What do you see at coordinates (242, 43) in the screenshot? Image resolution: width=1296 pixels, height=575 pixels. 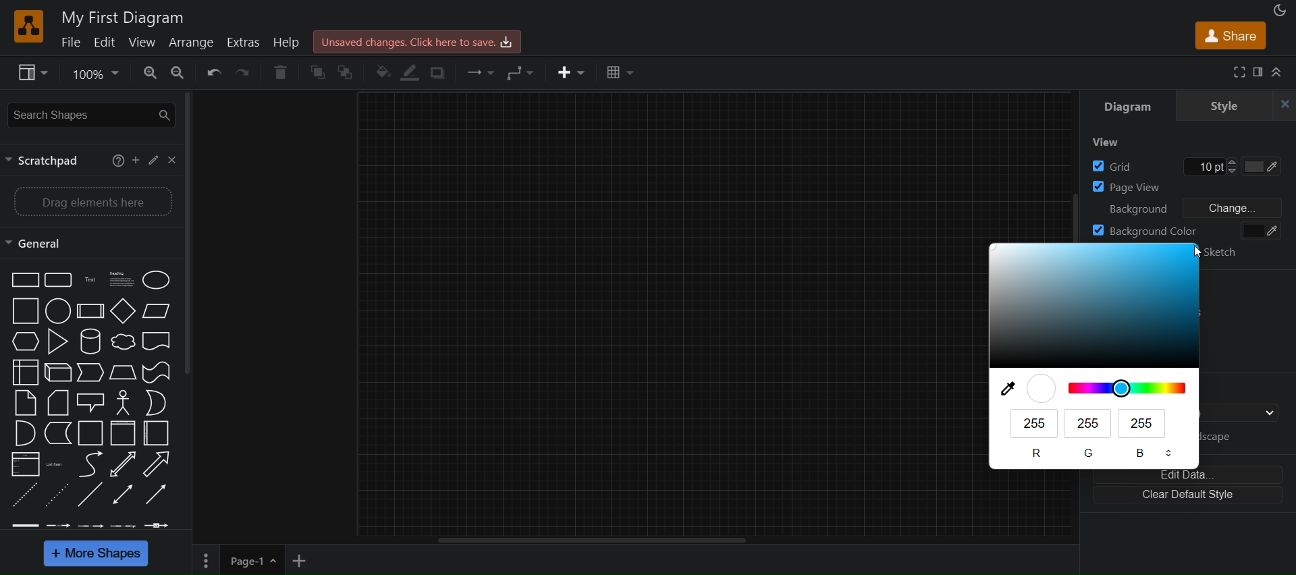 I see `extras` at bounding box center [242, 43].